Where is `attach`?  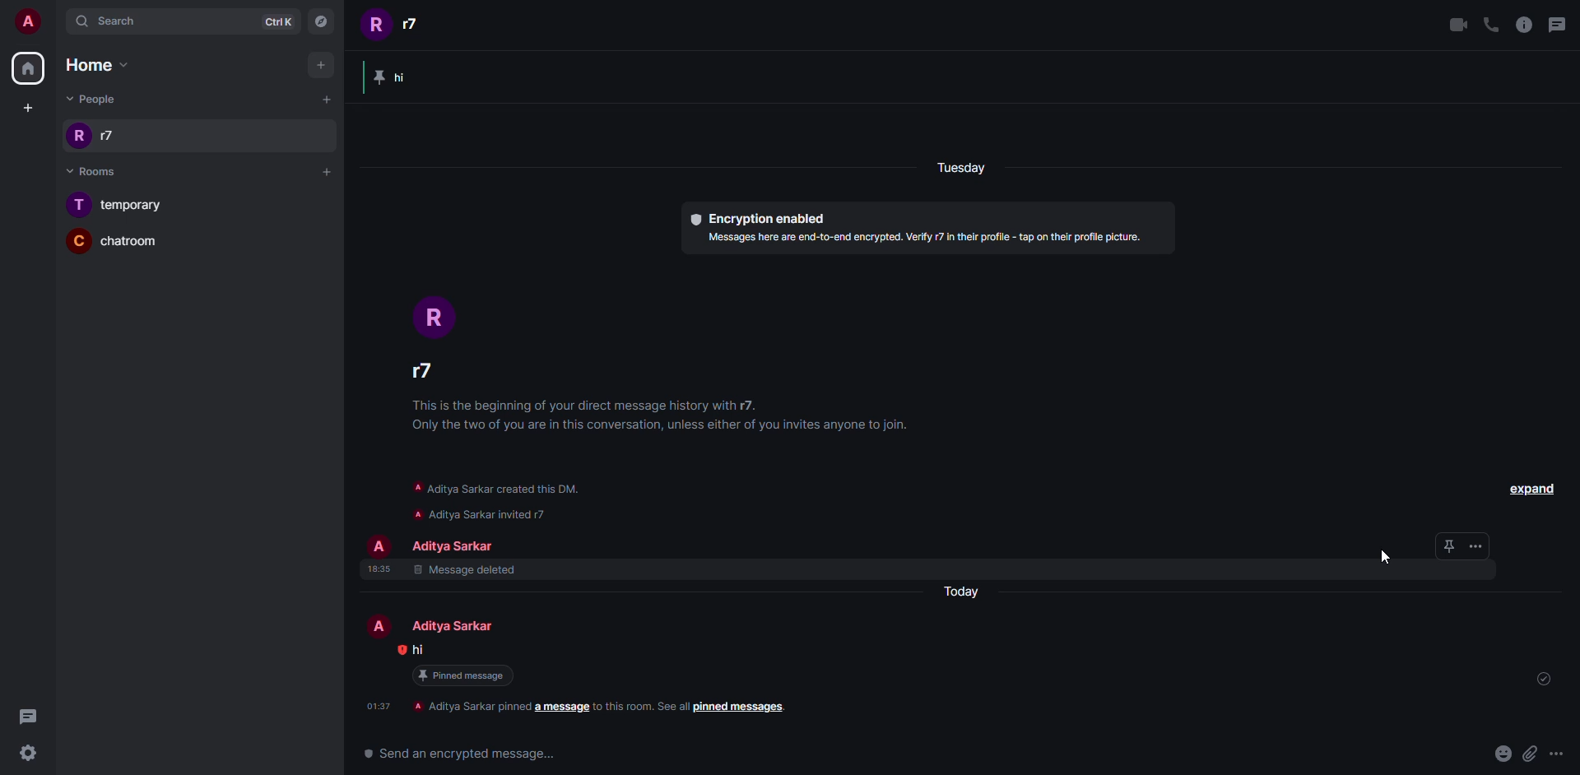
attach is located at coordinates (1528, 753).